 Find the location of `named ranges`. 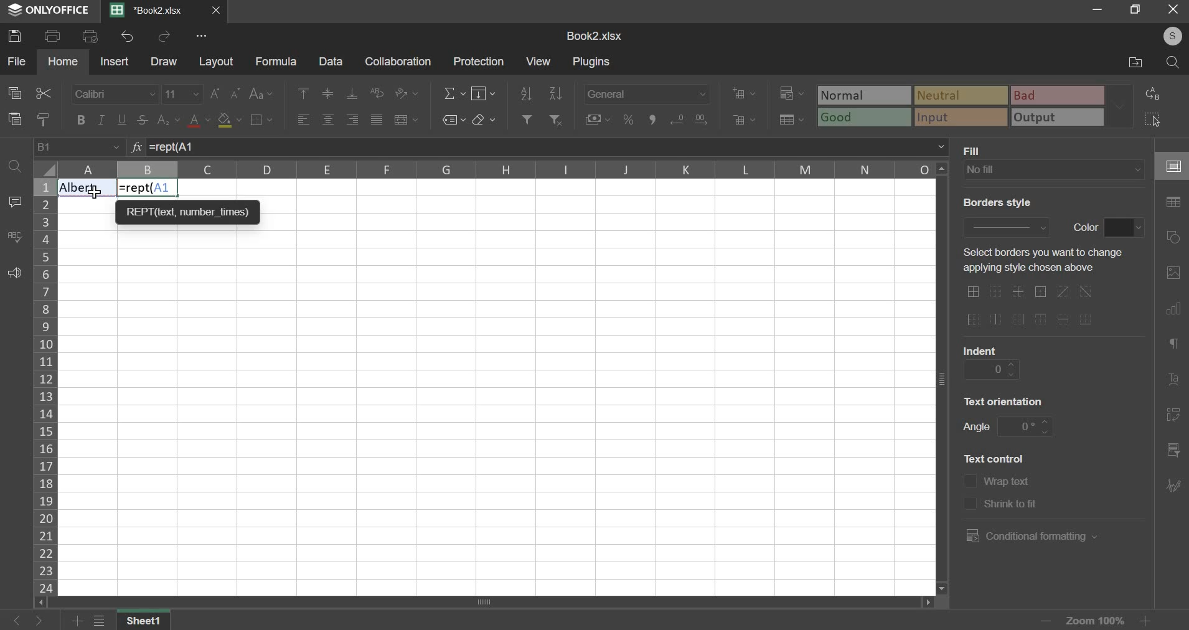

named ranges is located at coordinates (453, 120).